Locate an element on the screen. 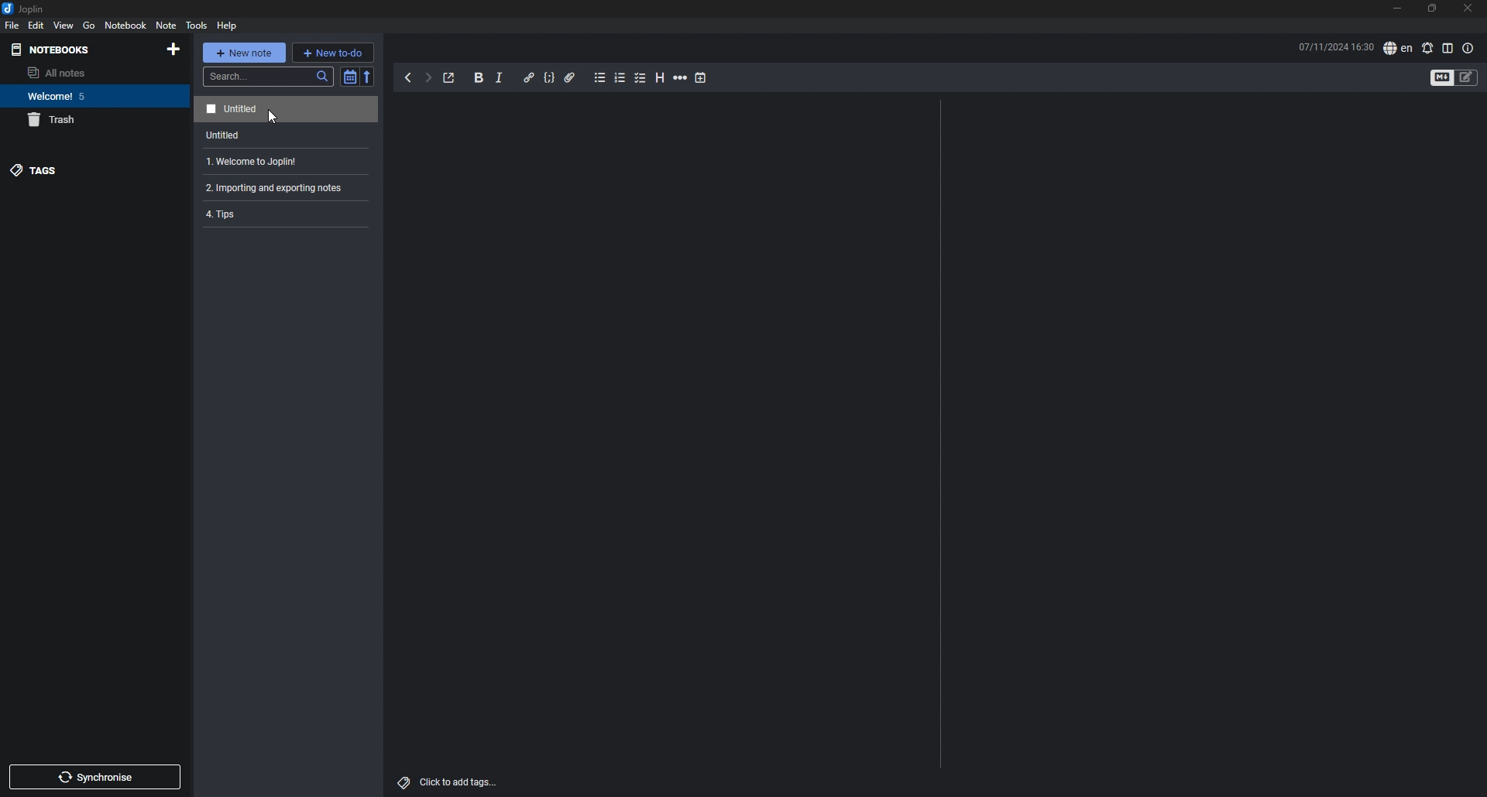  attachment is located at coordinates (570, 77).